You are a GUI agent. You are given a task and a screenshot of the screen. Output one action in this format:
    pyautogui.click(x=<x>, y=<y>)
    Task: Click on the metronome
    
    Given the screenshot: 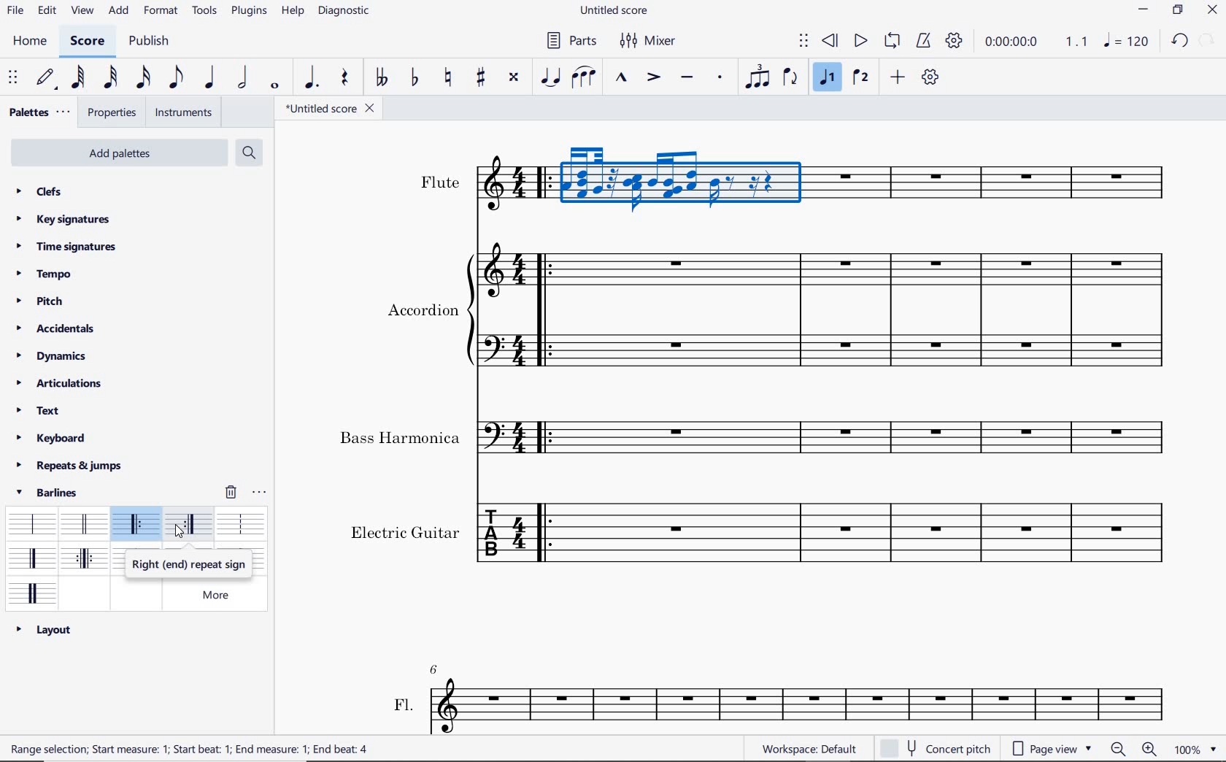 What is the action you would take?
    pyautogui.click(x=926, y=42)
    